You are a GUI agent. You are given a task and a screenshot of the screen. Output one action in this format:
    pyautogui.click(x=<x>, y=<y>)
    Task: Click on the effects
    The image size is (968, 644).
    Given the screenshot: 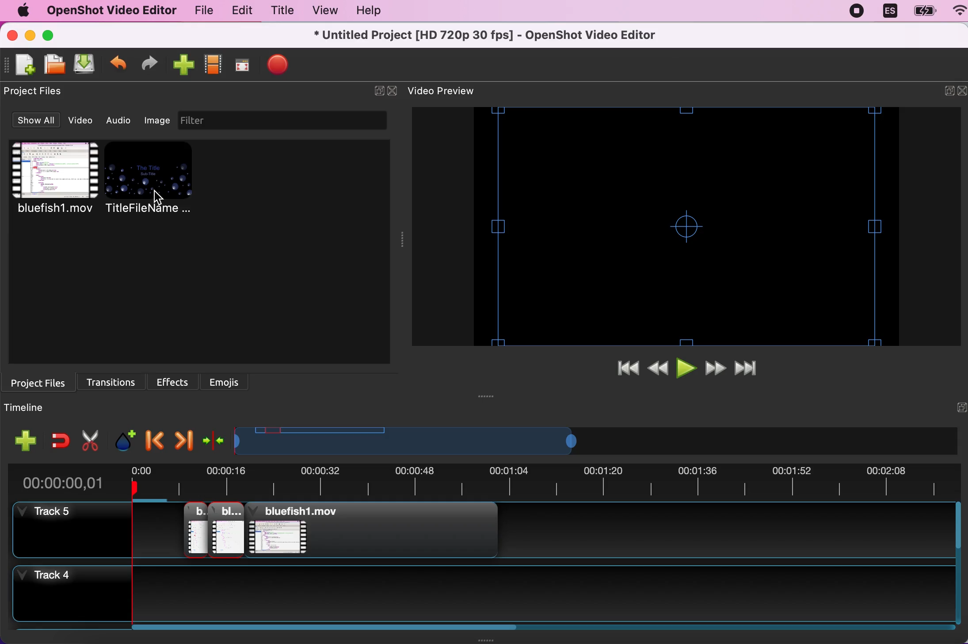 What is the action you would take?
    pyautogui.click(x=176, y=380)
    